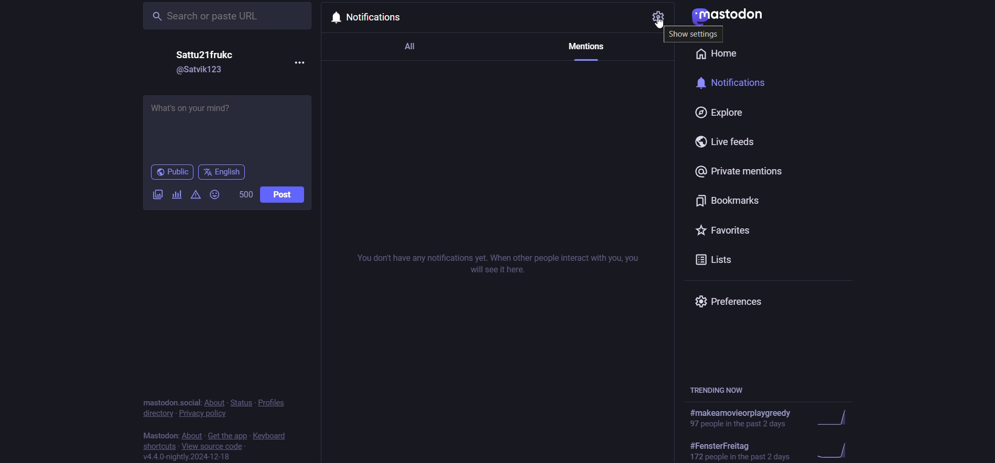 The image size is (995, 463). Describe the element at coordinates (719, 259) in the screenshot. I see `Lists` at that location.